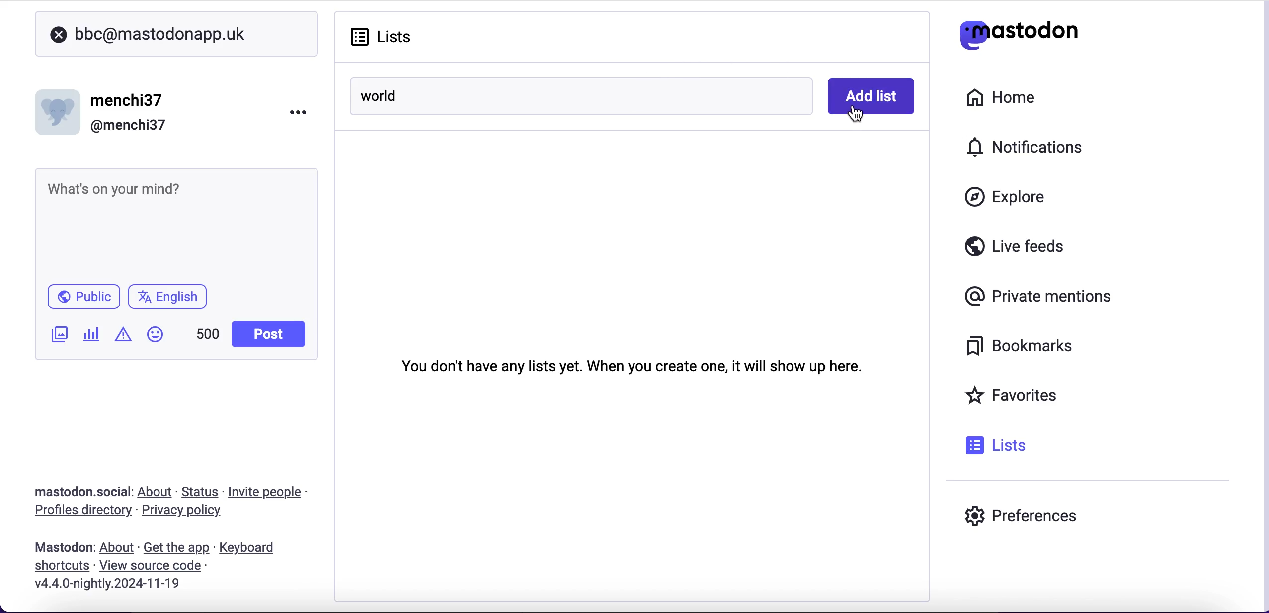 This screenshot has height=613, width=1269. Describe the element at coordinates (380, 94) in the screenshot. I see `world` at that location.